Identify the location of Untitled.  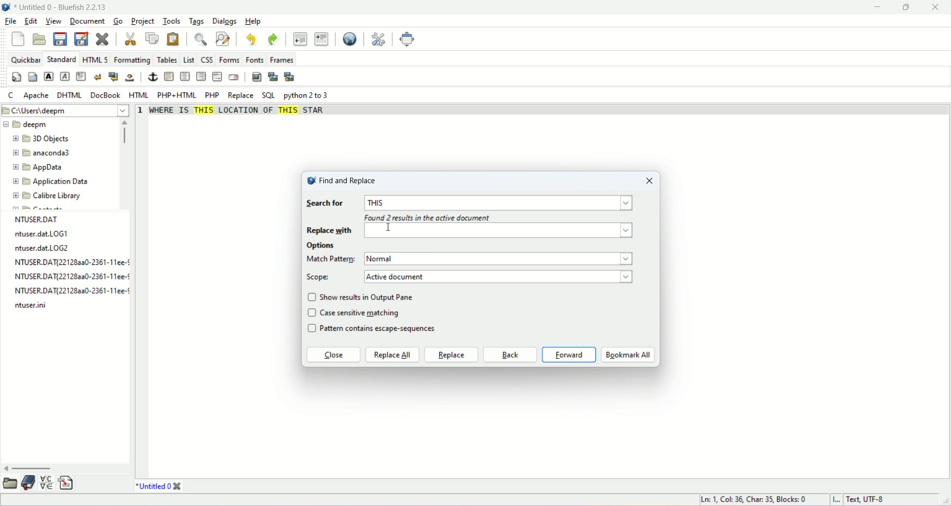
(153, 486).